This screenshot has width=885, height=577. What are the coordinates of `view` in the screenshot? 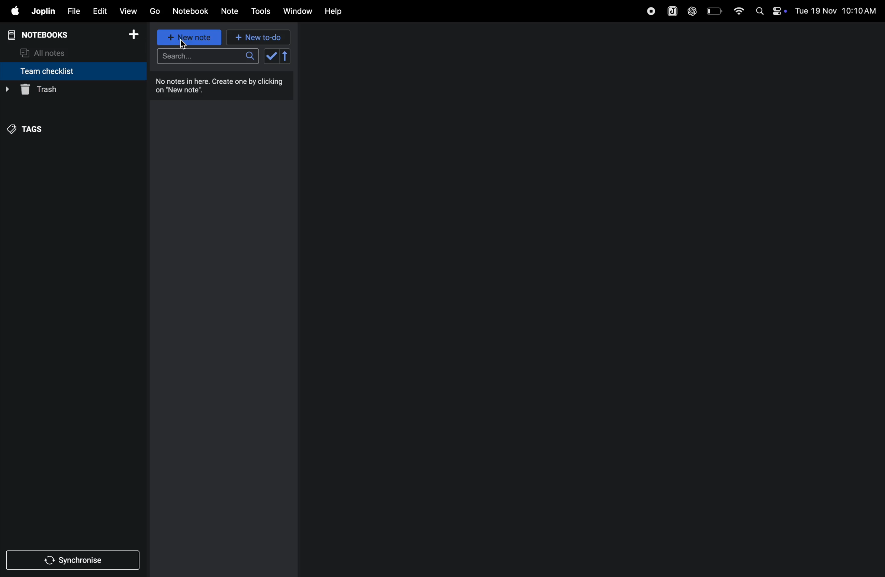 It's located at (130, 10).